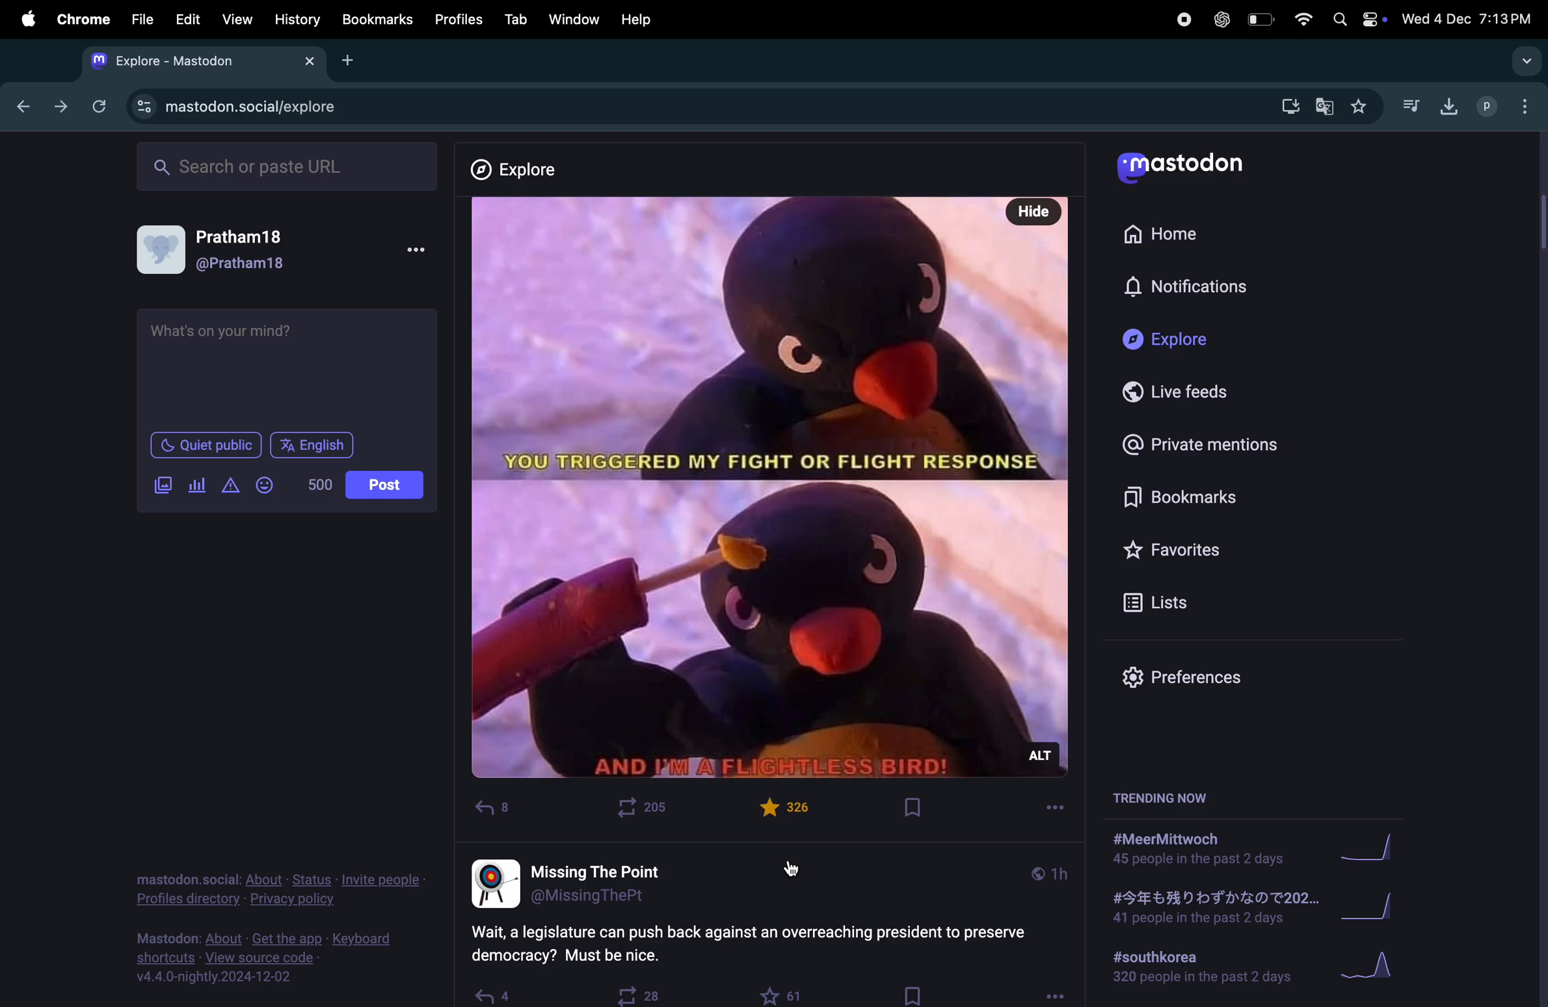  Describe the element at coordinates (1210, 446) in the screenshot. I see `private mentions` at that location.